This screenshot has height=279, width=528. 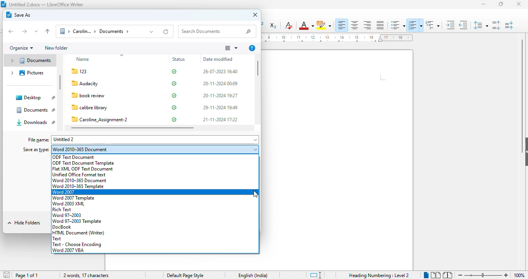 What do you see at coordinates (62, 210) in the screenshot?
I see `rich text` at bounding box center [62, 210].